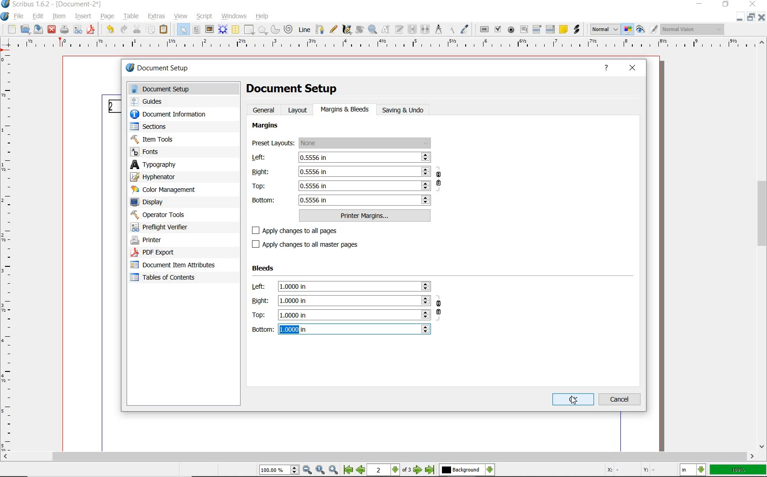 This screenshot has height=477, width=767. I want to click on Edit in Preview Mode, so click(653, 31).